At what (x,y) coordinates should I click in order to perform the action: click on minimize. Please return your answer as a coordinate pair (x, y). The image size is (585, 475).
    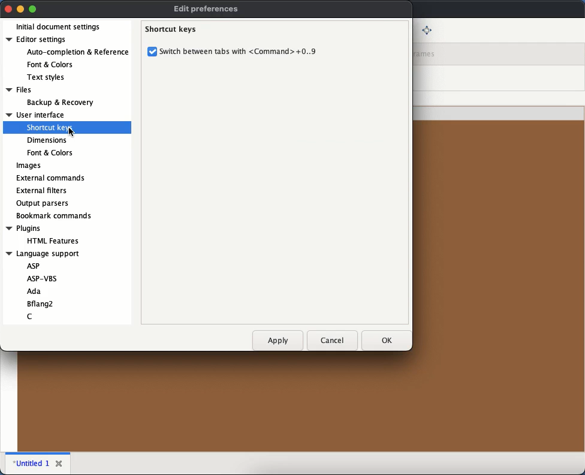
    Looking at the image, I should click on (20, 8).